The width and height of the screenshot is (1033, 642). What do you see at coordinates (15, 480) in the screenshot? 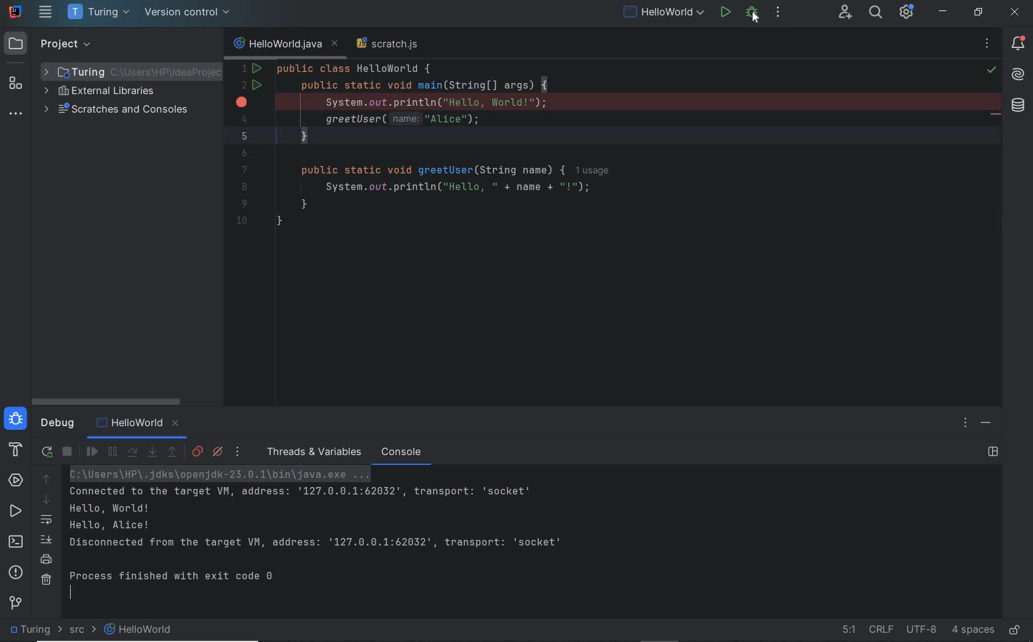
I see `services` at bounding box center [15, 480].